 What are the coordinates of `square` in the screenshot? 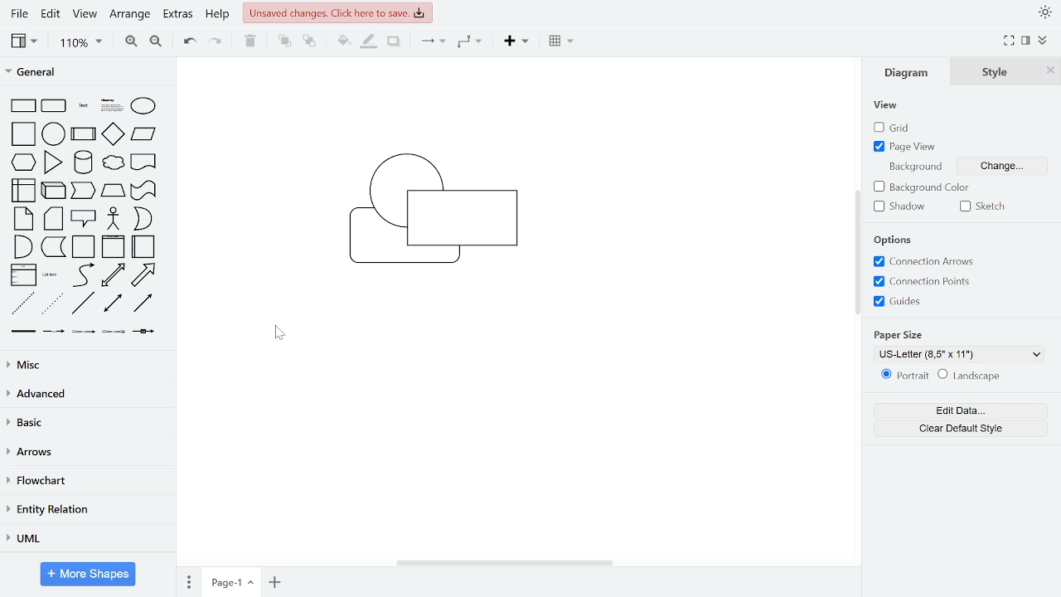 It's located at (25, 134).